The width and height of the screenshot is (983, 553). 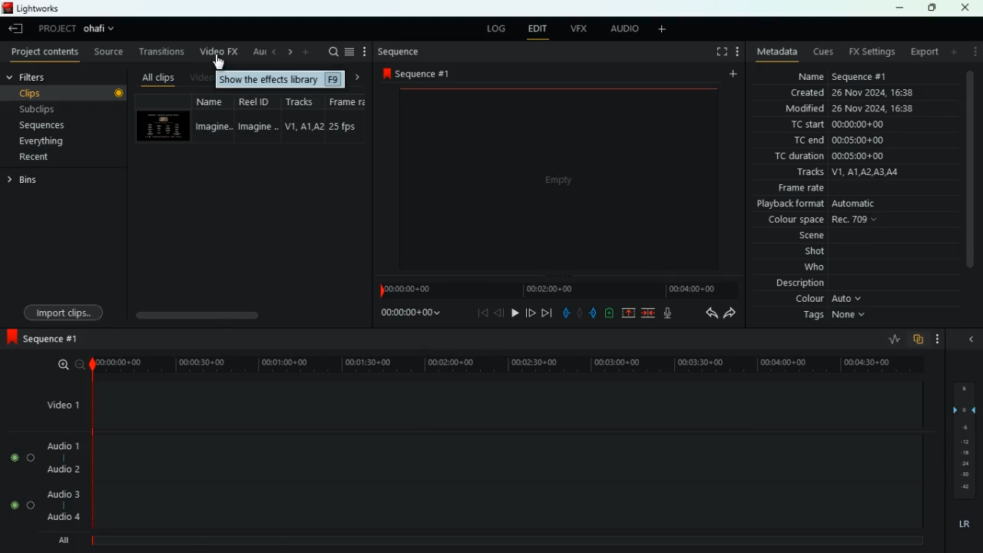 What do you see at coordinates (62, 78) in the screenshot?
I see `filters` at bounding box center [62, 78].